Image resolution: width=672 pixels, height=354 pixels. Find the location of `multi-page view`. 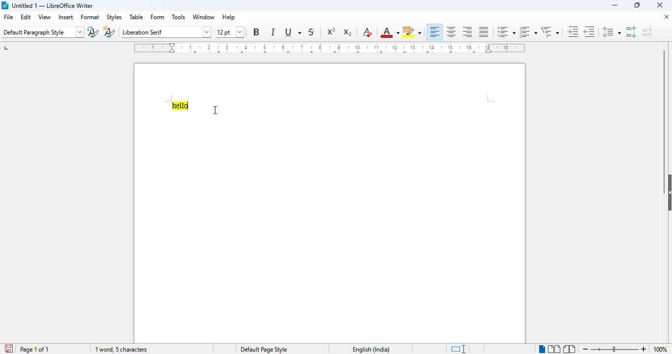

multi-page view is located at coordinates (553, 349).